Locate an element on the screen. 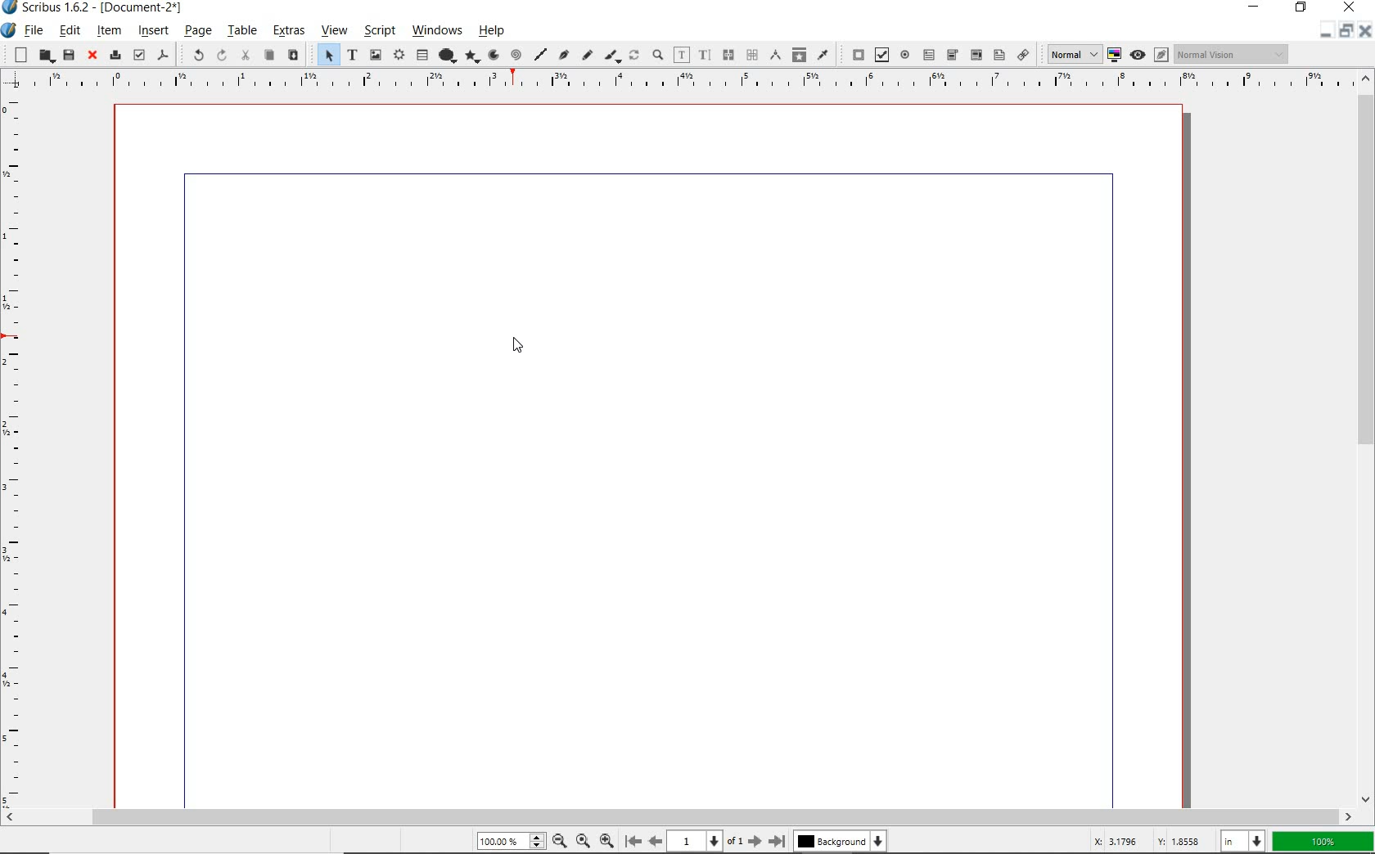 This screenshot has height=854, width=1375. render frame is located at coordinates (399, 53).